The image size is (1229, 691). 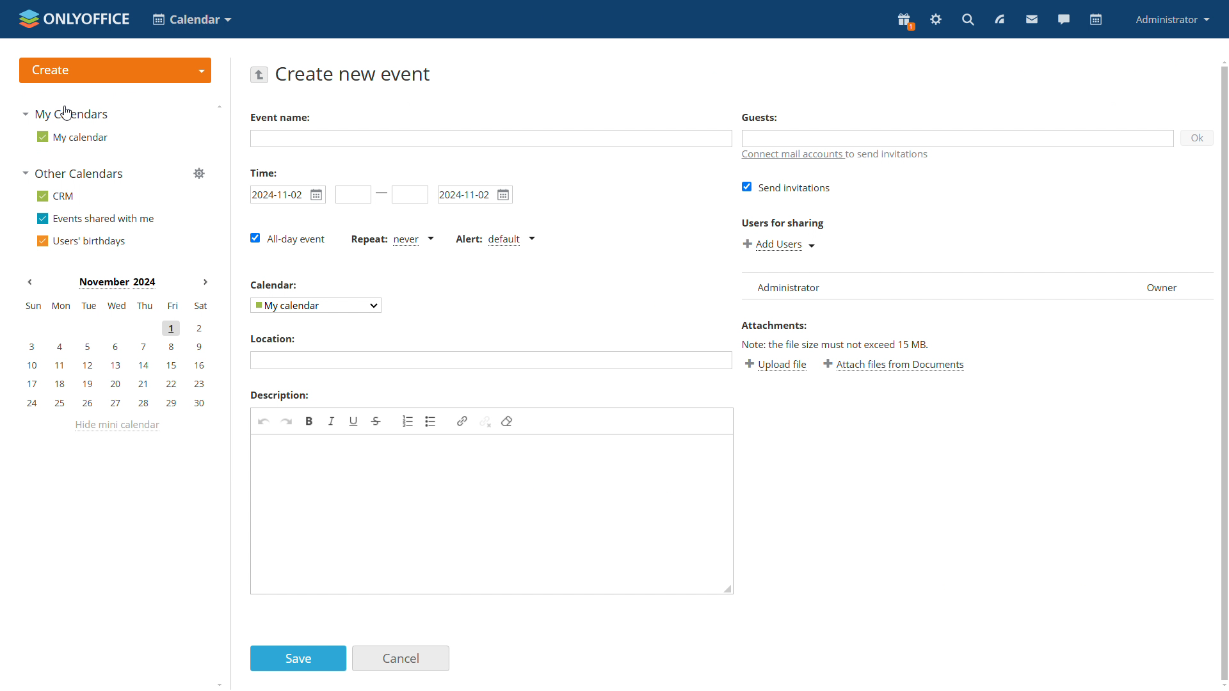 I want to click on Attachments, so click(x=774, y=325).